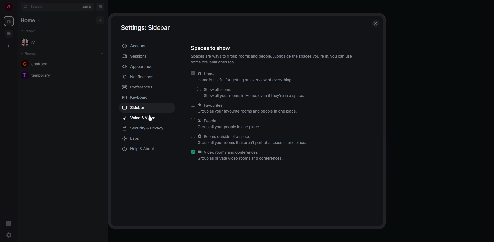  Describe the element at coordinates (29, 20) in the screenshot. I see `home` at that location.